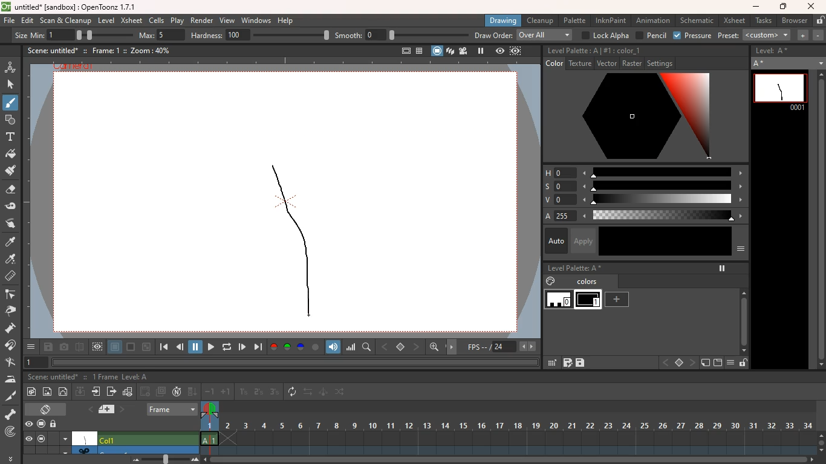 This screenshot has width=826, height=464. What do you see at coordinates (554, 240) in the screenshot?
I see `auto` at bounding box center [554, 240].